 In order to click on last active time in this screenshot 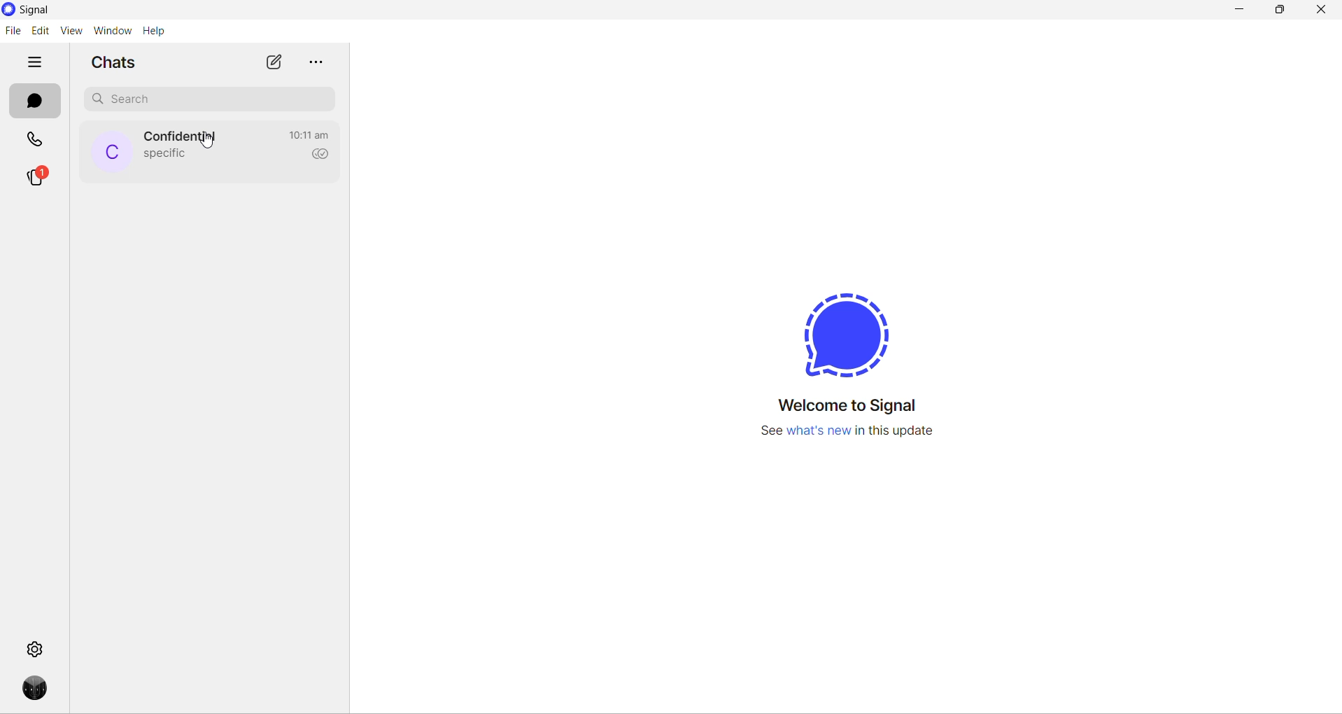, I will do `click(313, 134)`.